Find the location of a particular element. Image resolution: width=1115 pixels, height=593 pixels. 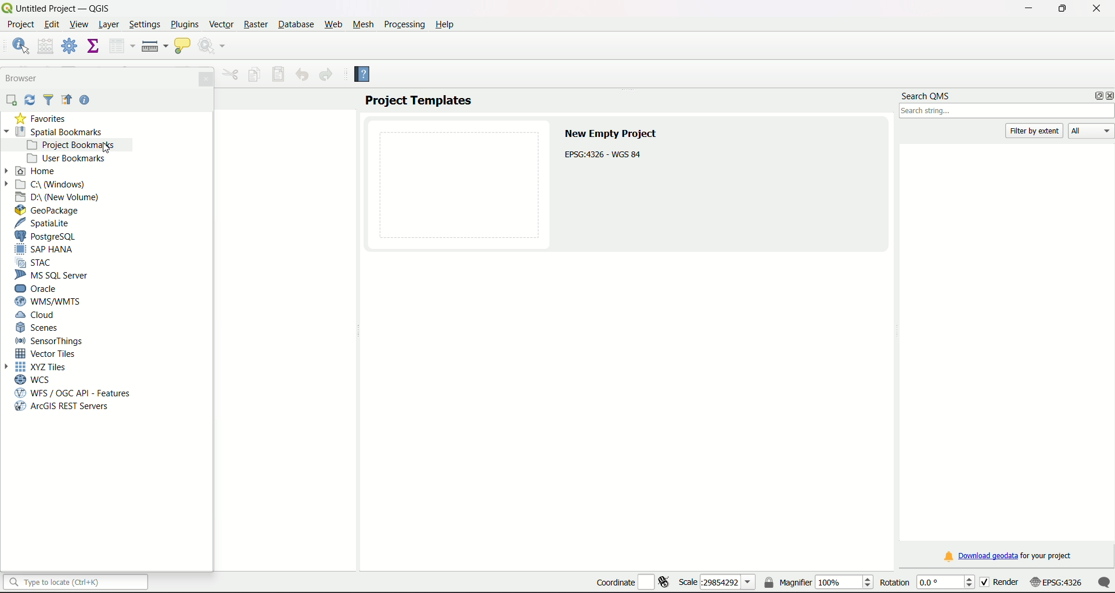

filter by extent is located at coordinates (1035, 130).